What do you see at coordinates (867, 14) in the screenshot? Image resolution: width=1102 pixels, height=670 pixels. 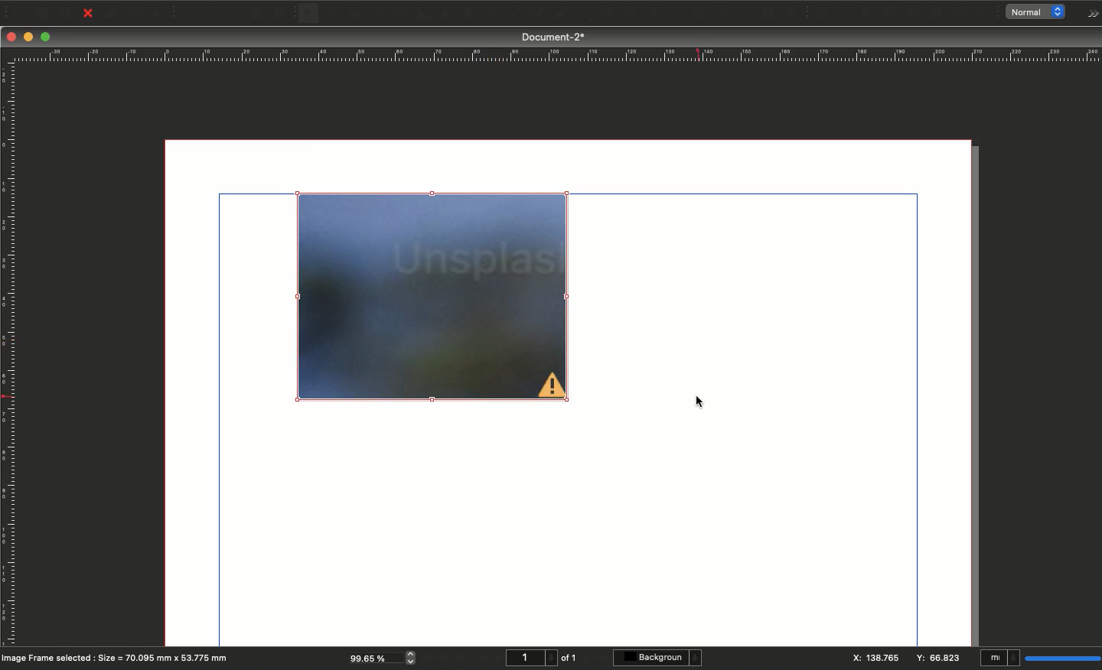 I see `PDF radio button` at bounding box center [867, 14].